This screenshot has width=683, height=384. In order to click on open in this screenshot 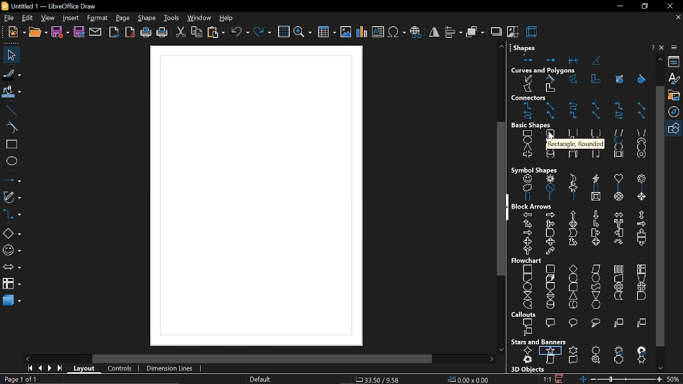, I will do `click(37, 33)`.